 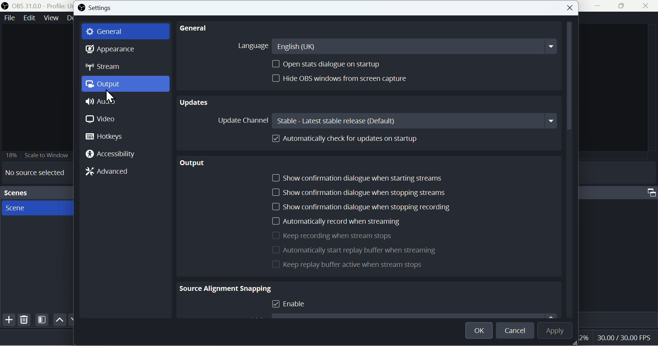 I want to click on Updates, so click(x=203, y=102).